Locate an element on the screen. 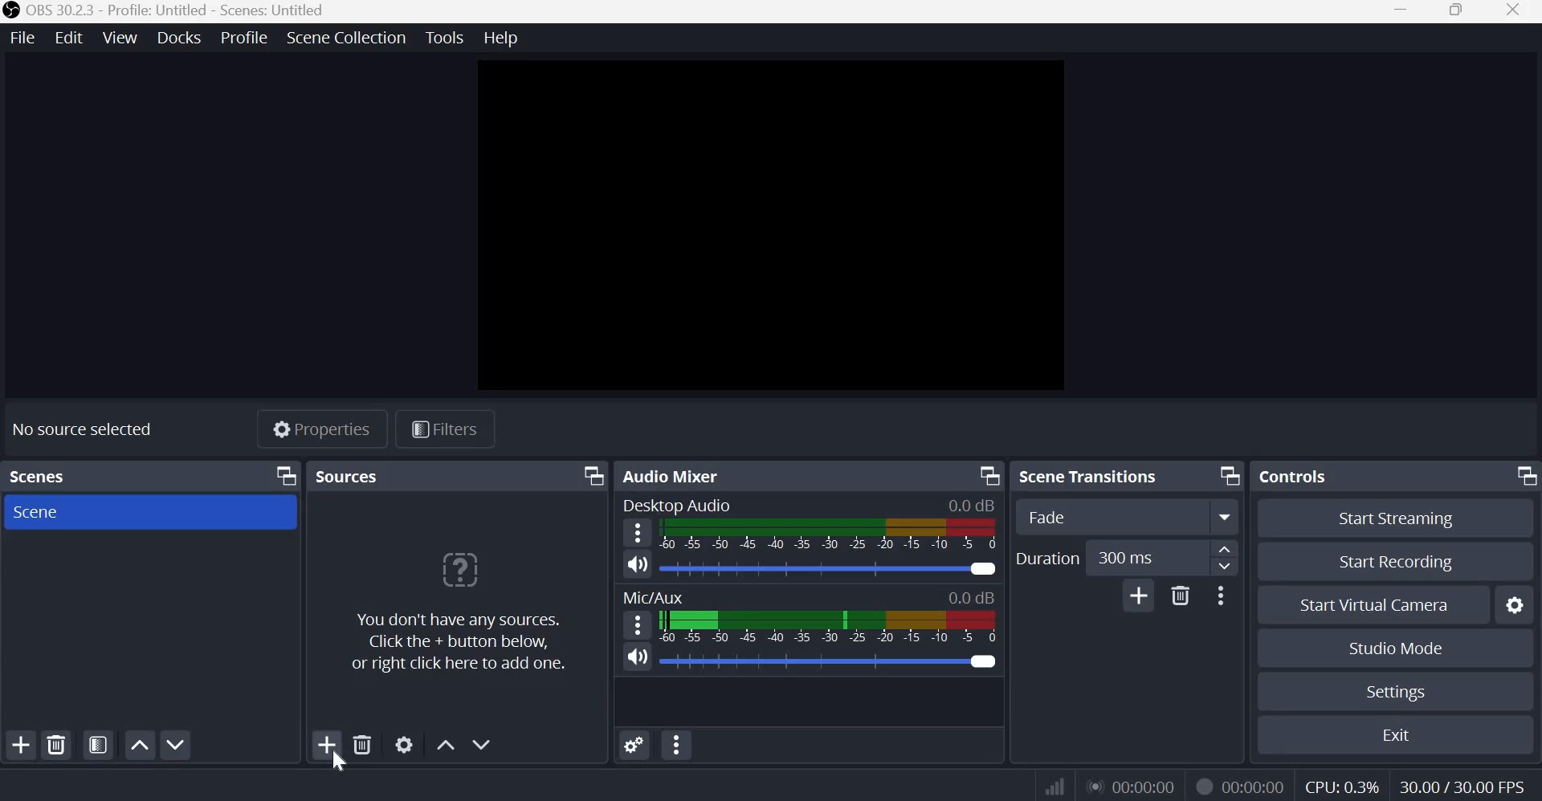 The width and height of the screenshot is (1542, 801). Scene is located at coordinates (35, 512).